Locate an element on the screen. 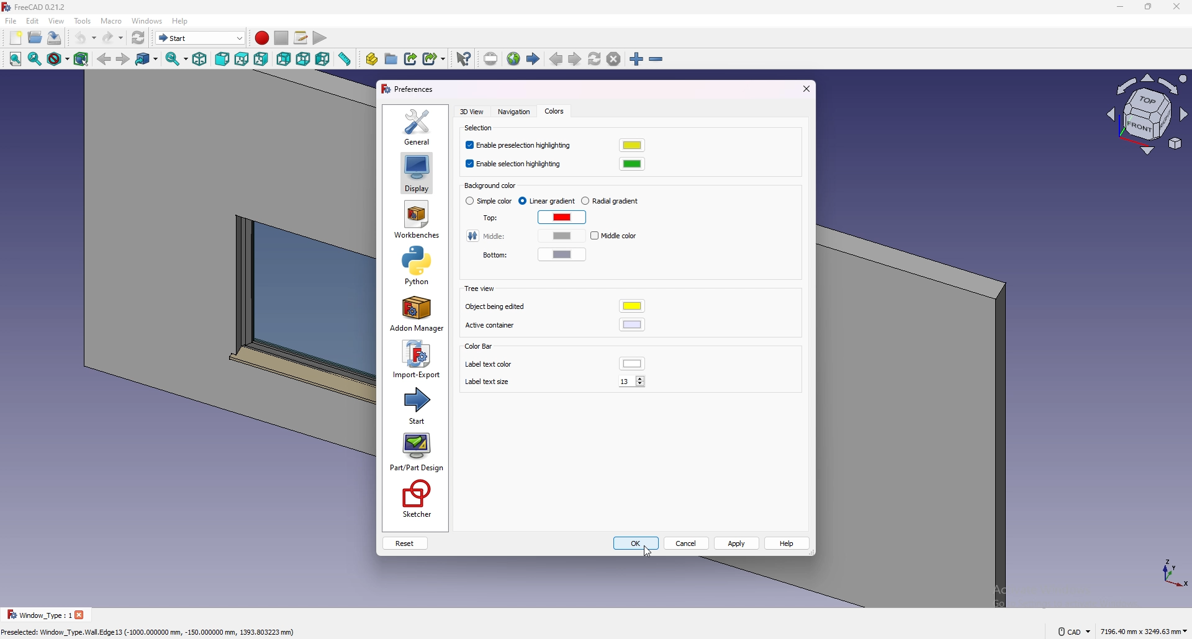 Image resolution: width=1192 pixels, height=639 pixels. go to link object is located at coordinates (148, 60).